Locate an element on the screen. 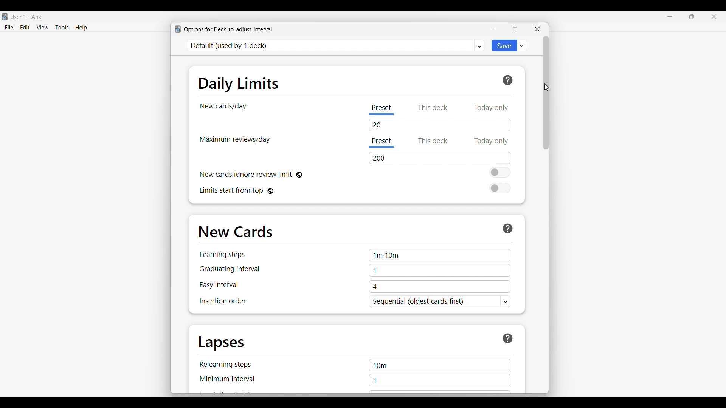 This screenshot has height=408, width=726. Minimize window is located at coordinates (493, 29).